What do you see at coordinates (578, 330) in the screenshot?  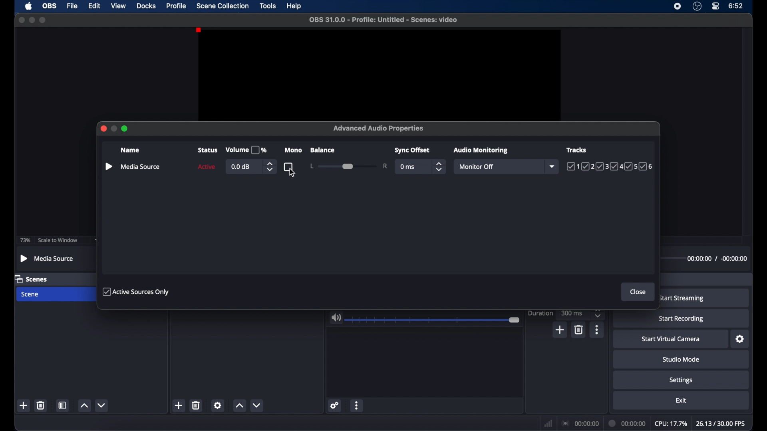 I see `delete` at bounding box center [578, 330].